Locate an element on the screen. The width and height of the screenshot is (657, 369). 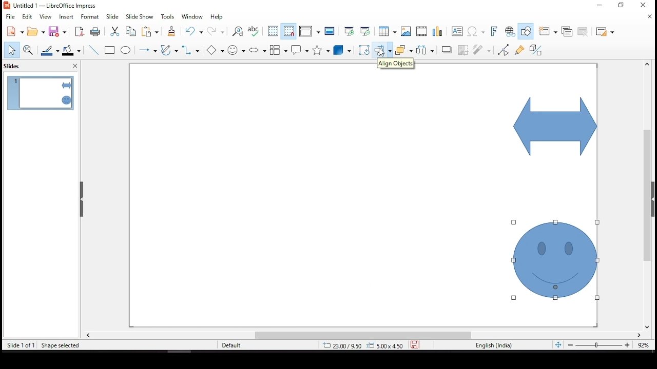
export as pdf is located at coordinates (79, 32).